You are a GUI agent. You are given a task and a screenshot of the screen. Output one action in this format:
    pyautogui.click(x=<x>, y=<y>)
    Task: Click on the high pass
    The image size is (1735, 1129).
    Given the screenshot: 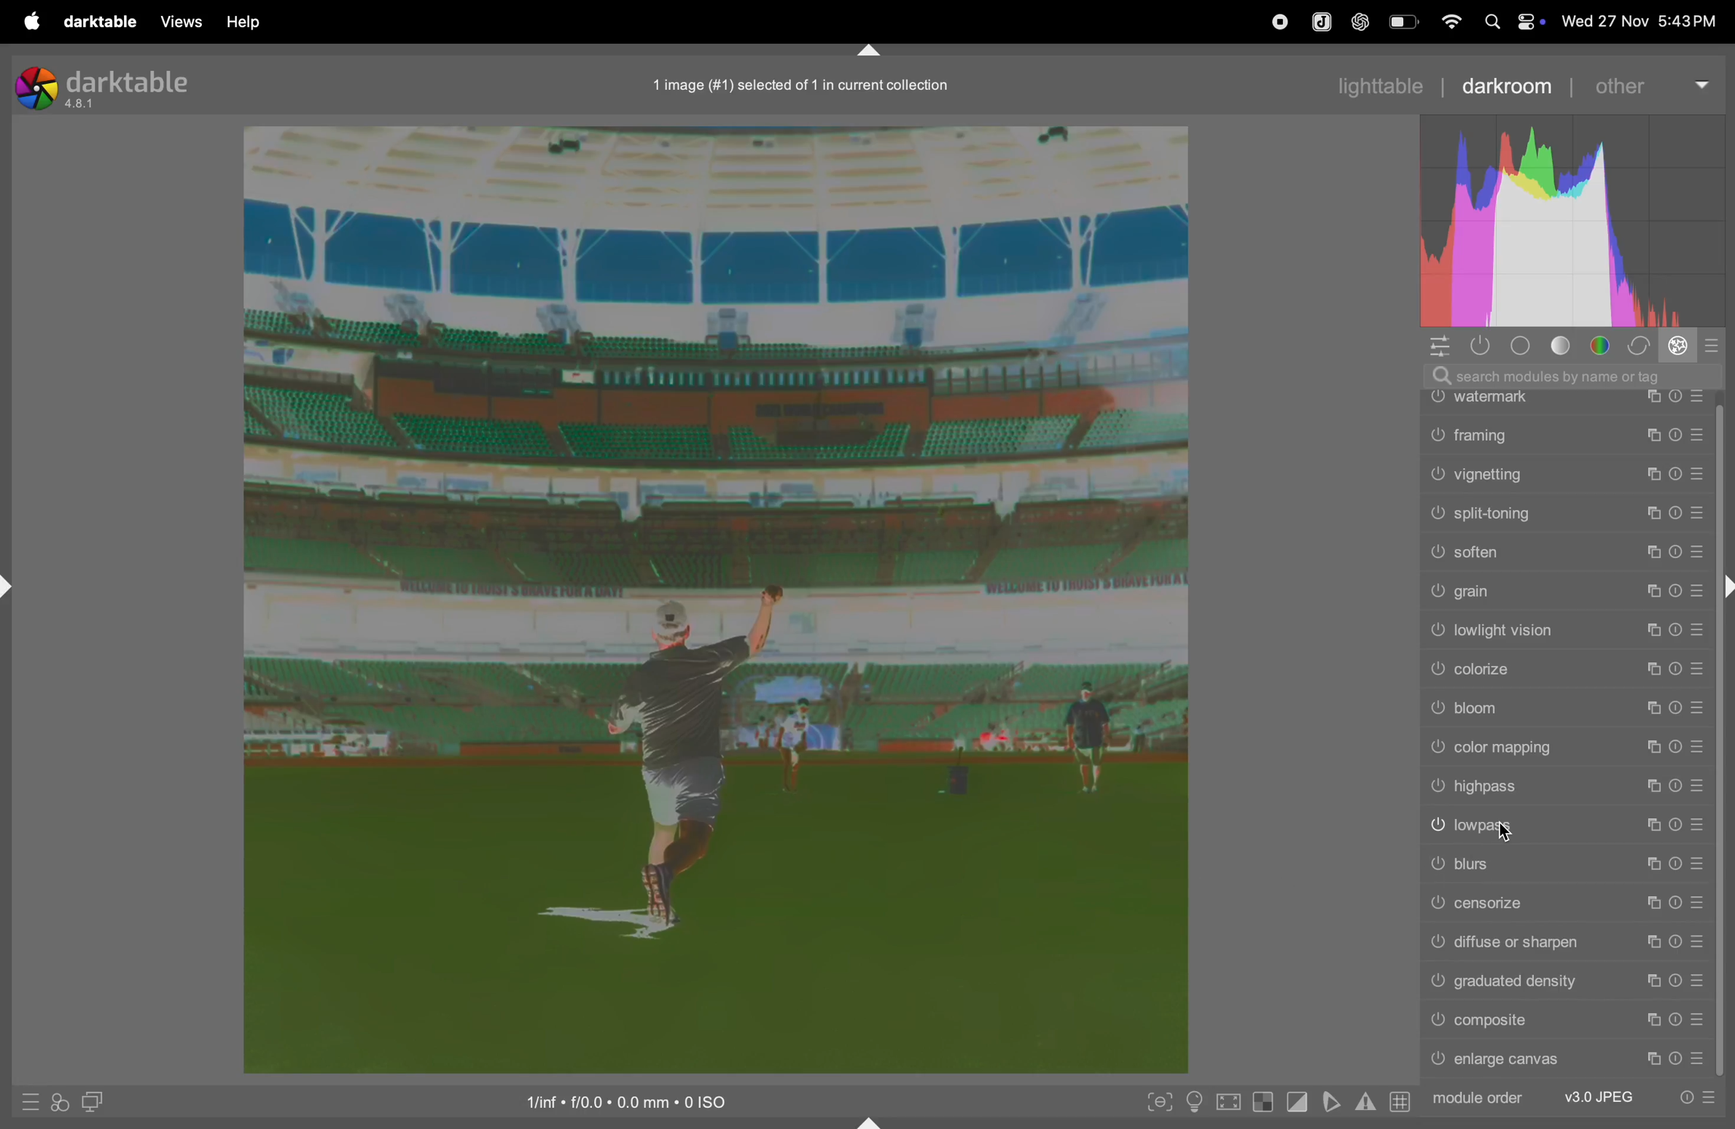 What is the action you would take?
    pyautogui.click(x=1568, y=788)
    